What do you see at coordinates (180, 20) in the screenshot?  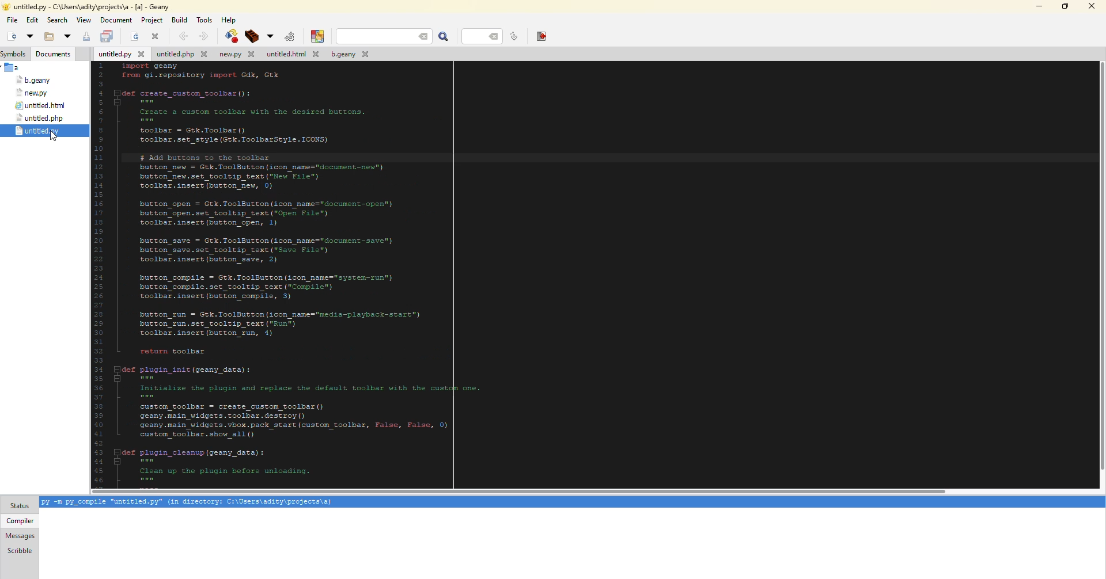 I see `build` at bounding box center [180, 20].